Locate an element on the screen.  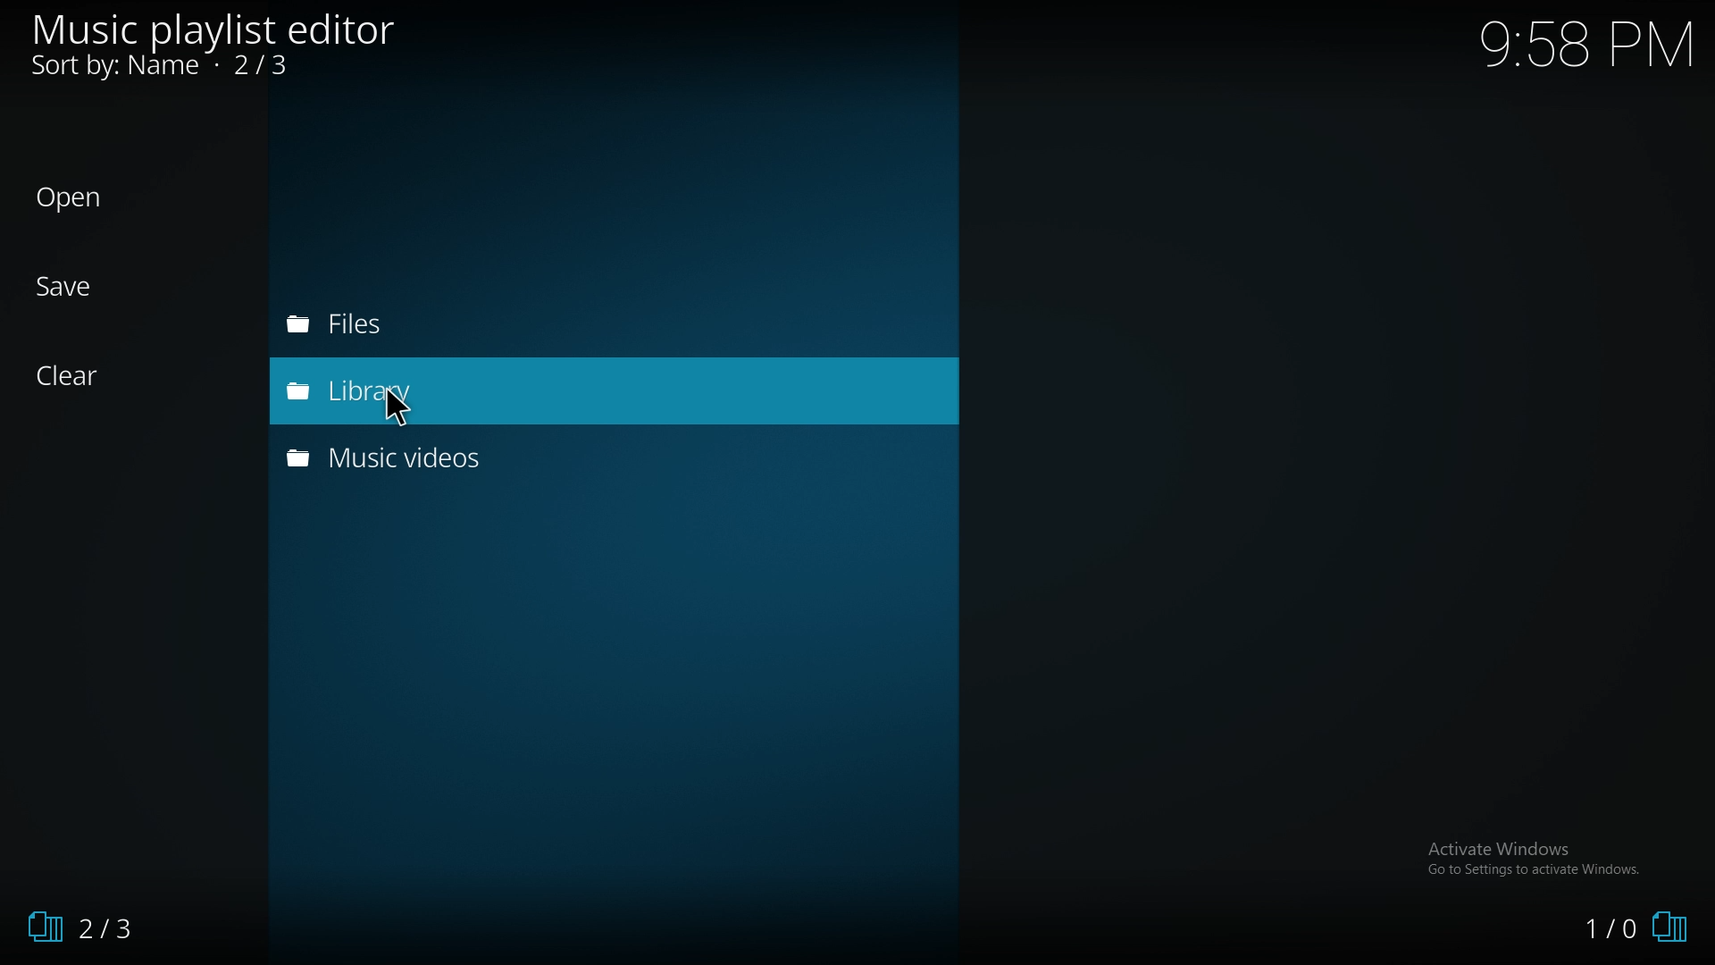
Activate Windows
Go to Settings to activate Windows. is located at coordinates (1546, 862).